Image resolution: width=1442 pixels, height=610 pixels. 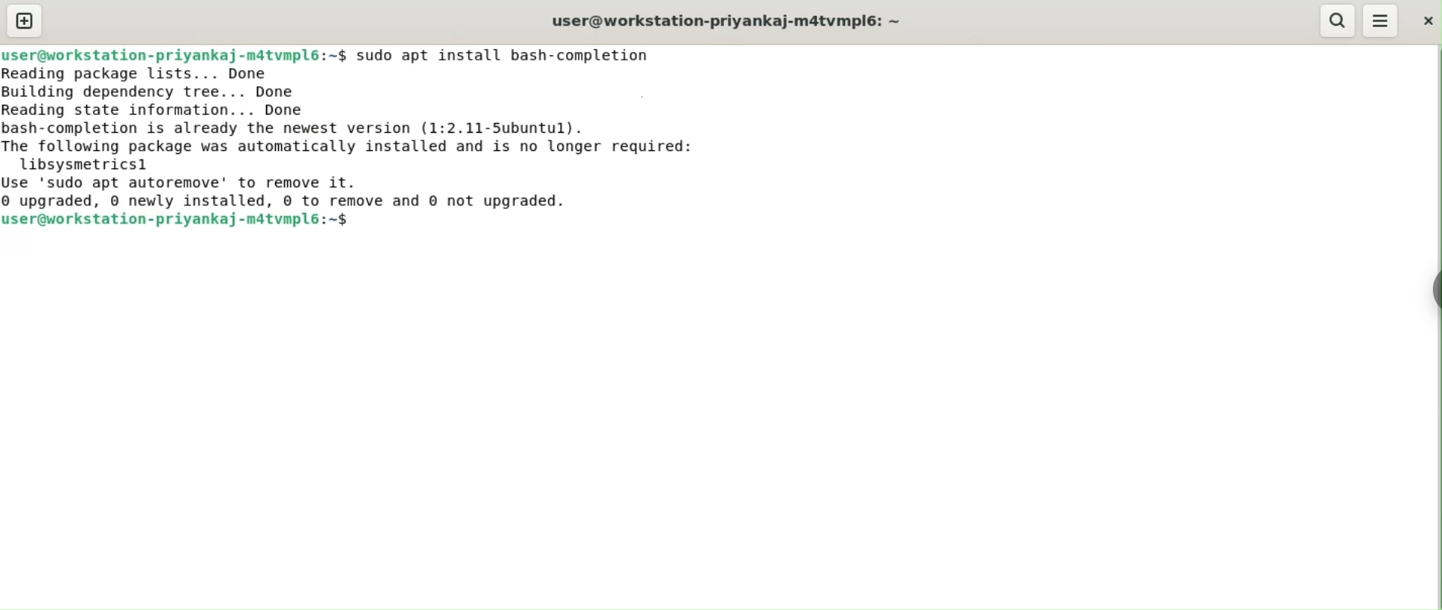 I want to click on -$ sudo apt install bash-completion, so click(x=497, y=57).